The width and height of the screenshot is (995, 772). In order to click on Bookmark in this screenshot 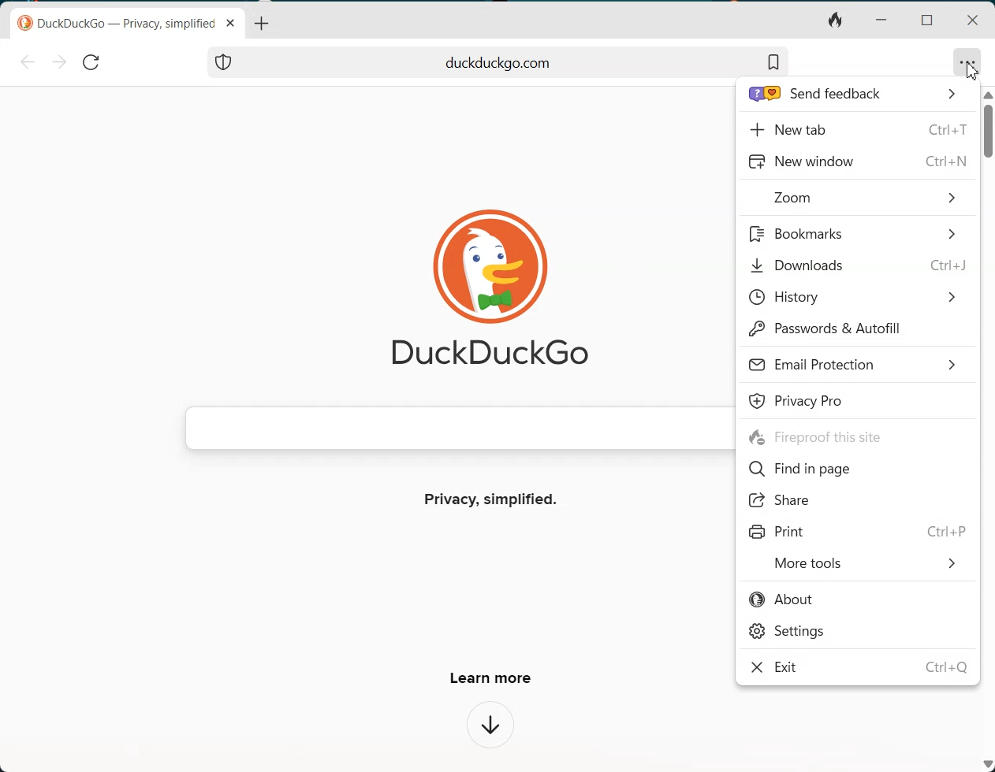, I will do `click(859, 234)`.